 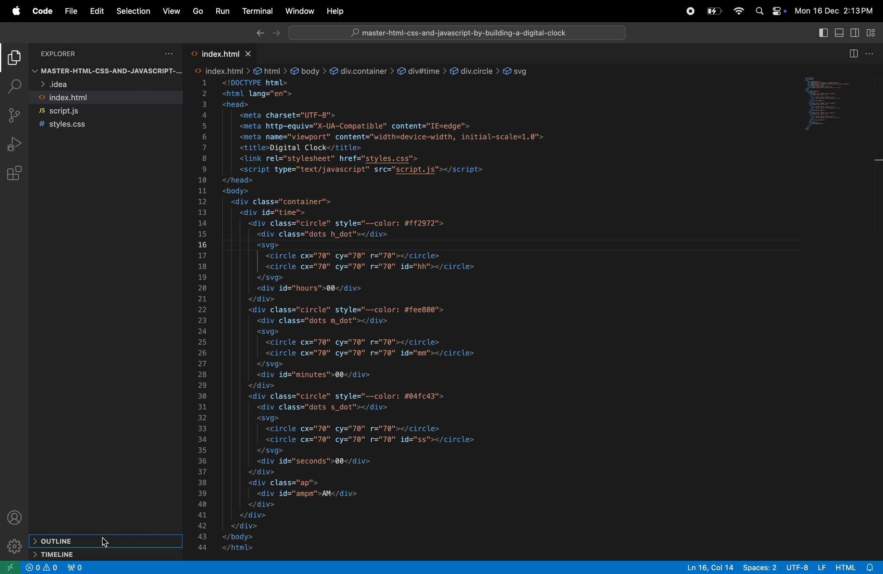 I want to click on toggle primary side bar, so click(x=823, y=32).